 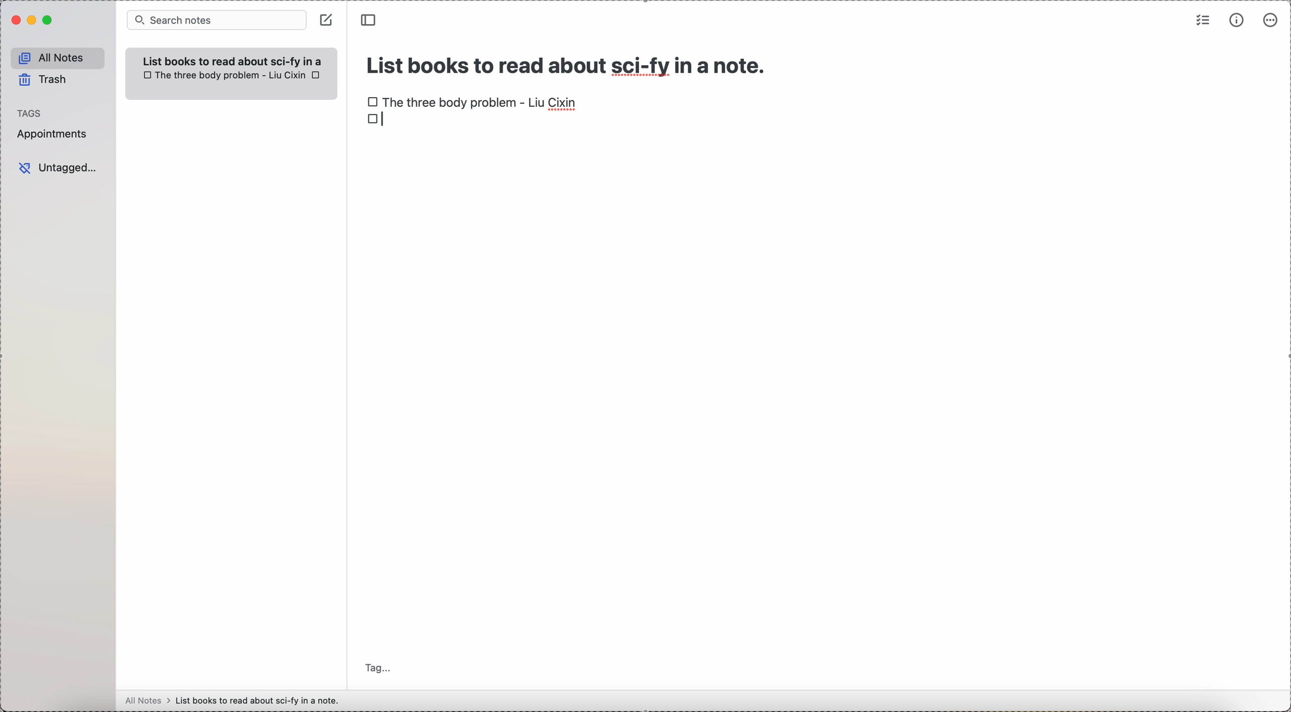 I want to click on tags, so click(x=31, y=112).